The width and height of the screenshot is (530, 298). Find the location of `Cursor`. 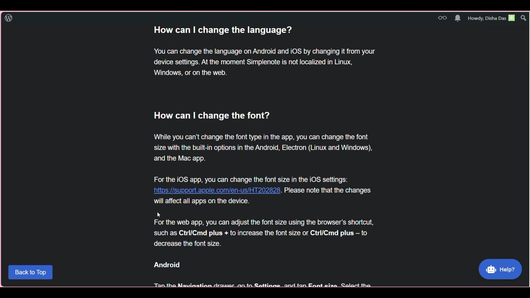

Cursor is located at coordinates (158, 214).